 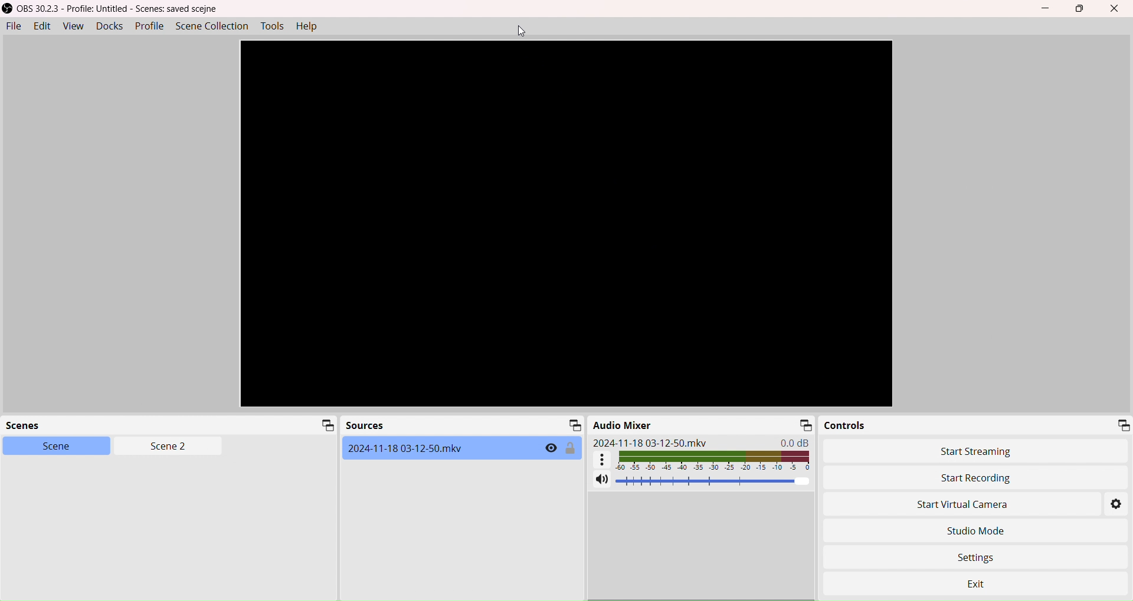 What do you see at coordinates (48, 445) in the screenshot?
I see `Scene` at bounding box center [48, 445].